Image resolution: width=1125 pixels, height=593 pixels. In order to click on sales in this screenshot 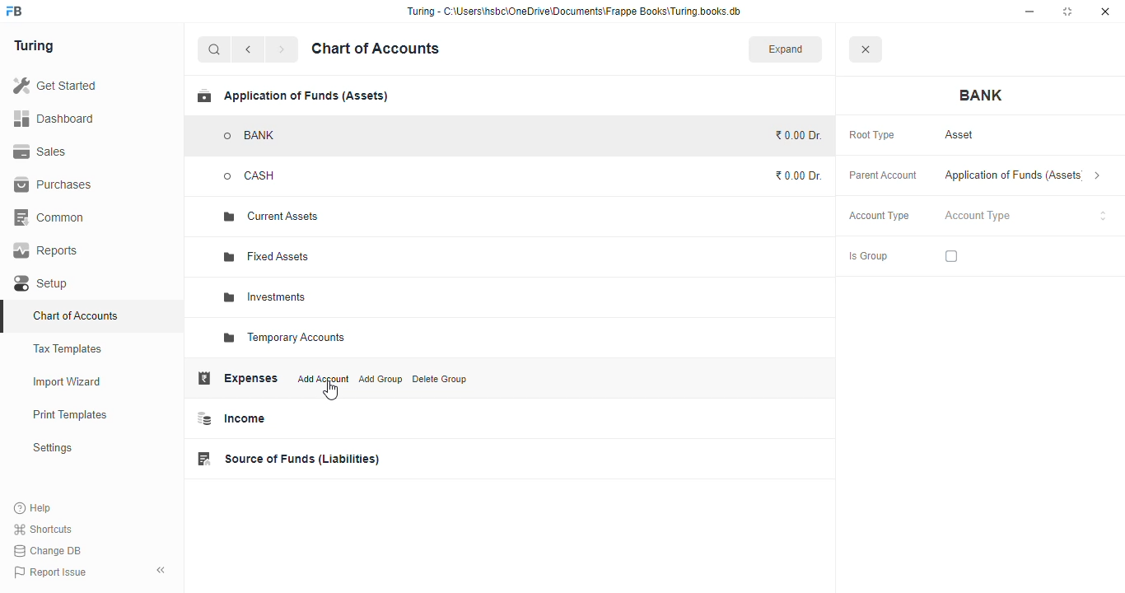, I will do `click(40, 152)`.